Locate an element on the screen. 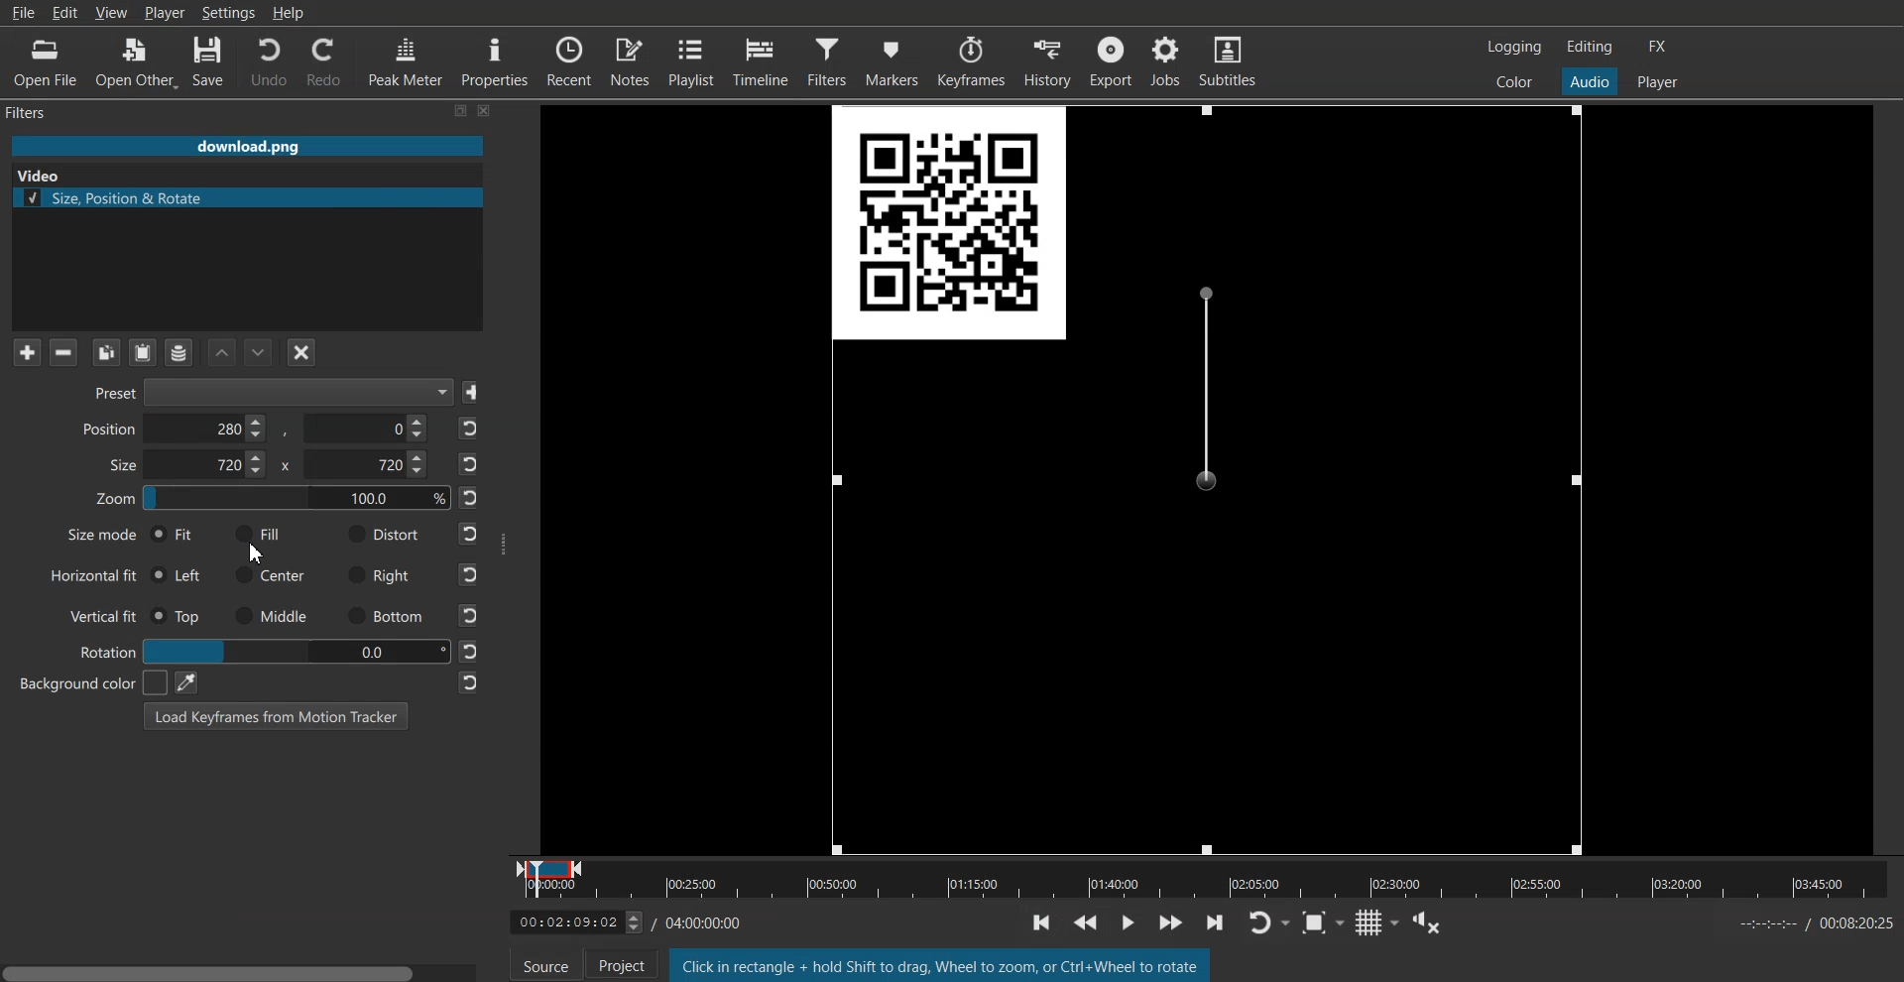 This screenshot has height=982, width=1904. Text 1 is located at coordinates (36, 113).